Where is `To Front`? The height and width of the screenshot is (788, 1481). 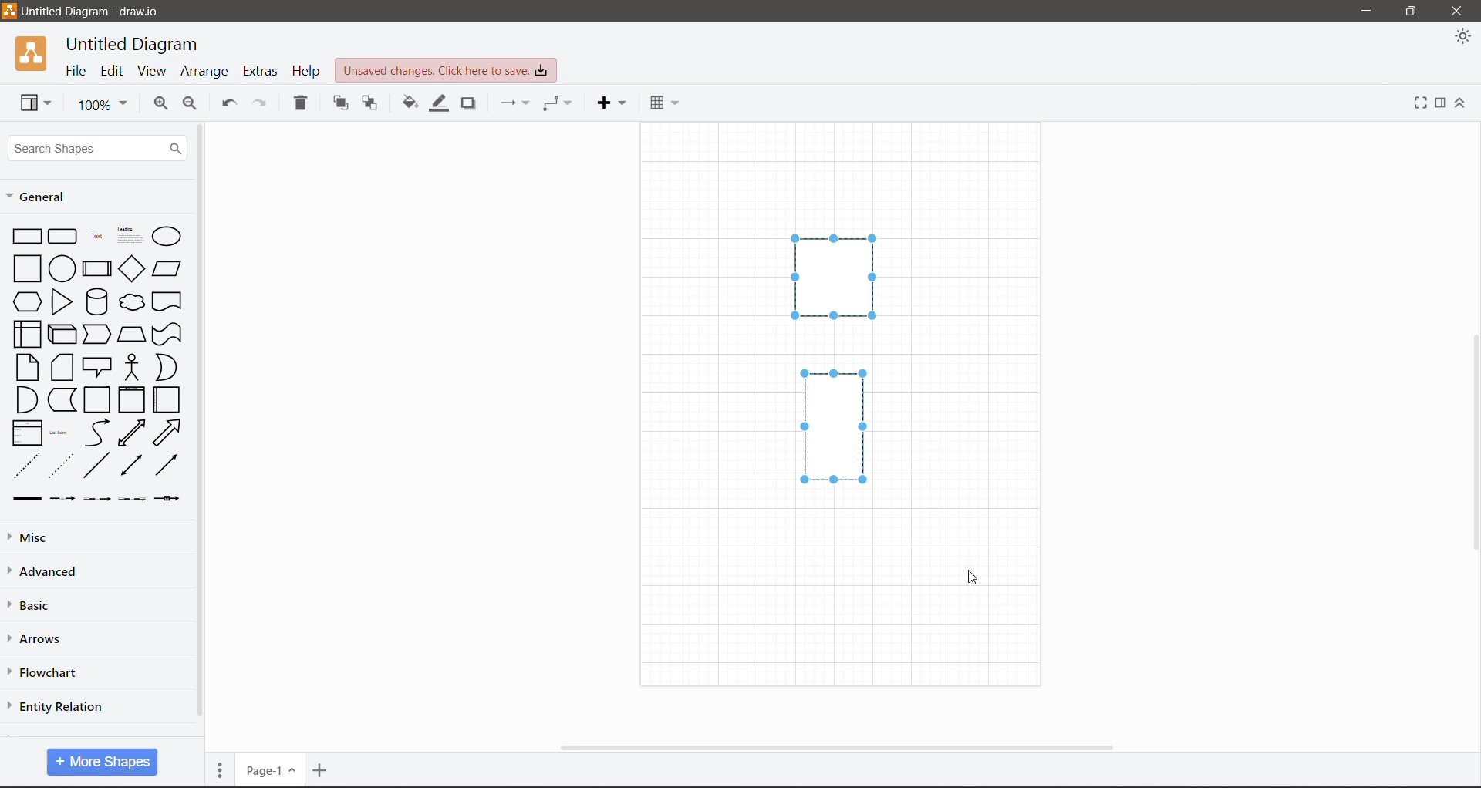 To Front is located at coordinates (340, 103).